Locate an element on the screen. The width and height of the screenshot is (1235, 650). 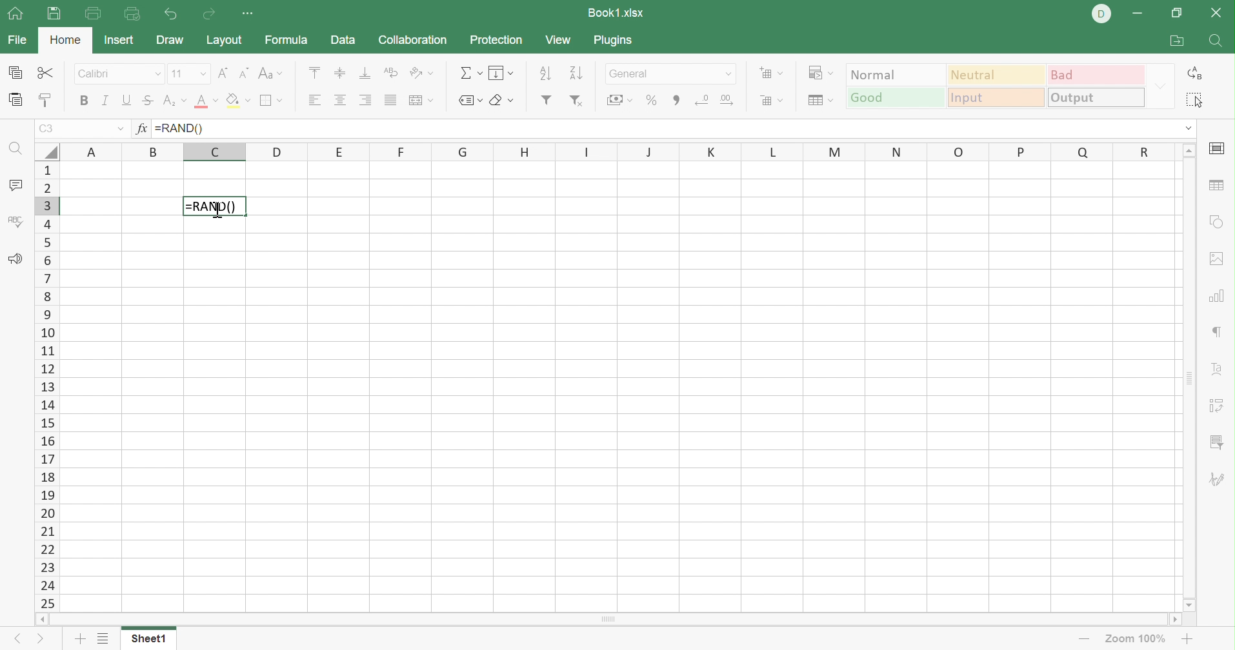
Save is located at coordinates (54, 14).